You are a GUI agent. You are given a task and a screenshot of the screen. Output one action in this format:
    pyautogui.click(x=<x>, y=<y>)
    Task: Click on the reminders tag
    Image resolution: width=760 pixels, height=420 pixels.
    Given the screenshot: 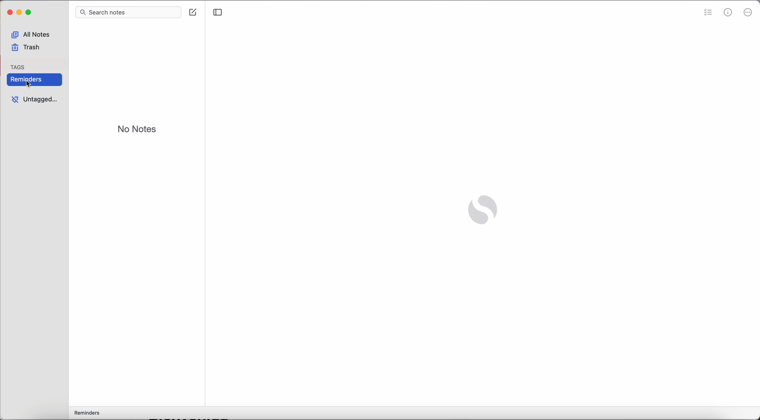 What is the action you would take?
    pyautogui.click(x=48, y=80)
    